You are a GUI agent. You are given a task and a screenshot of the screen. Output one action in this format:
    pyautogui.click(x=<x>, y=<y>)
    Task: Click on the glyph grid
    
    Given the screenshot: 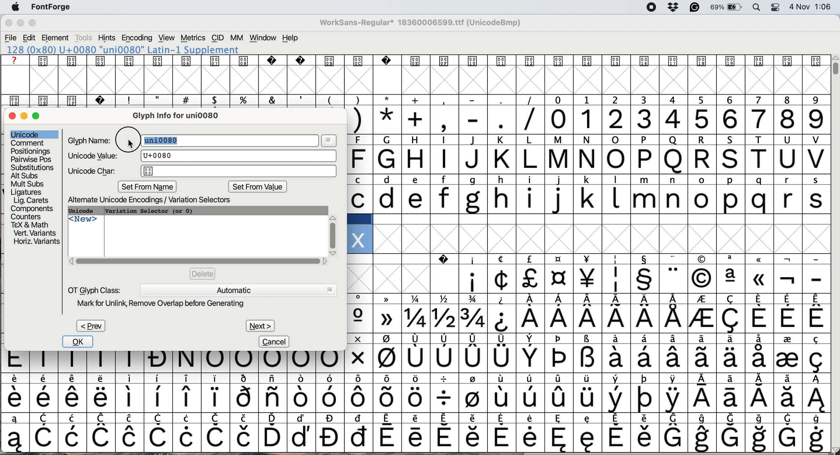 What is the action you would take?
    pyautogui.click(x=607, y=240)
    